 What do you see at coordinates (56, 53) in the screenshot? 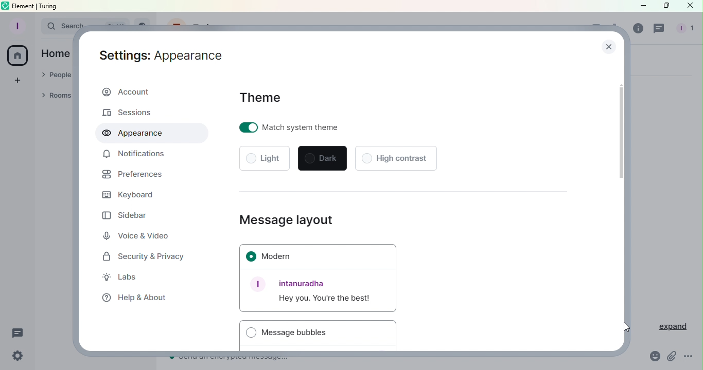
I see `Home` at bounding box center [56, 53].